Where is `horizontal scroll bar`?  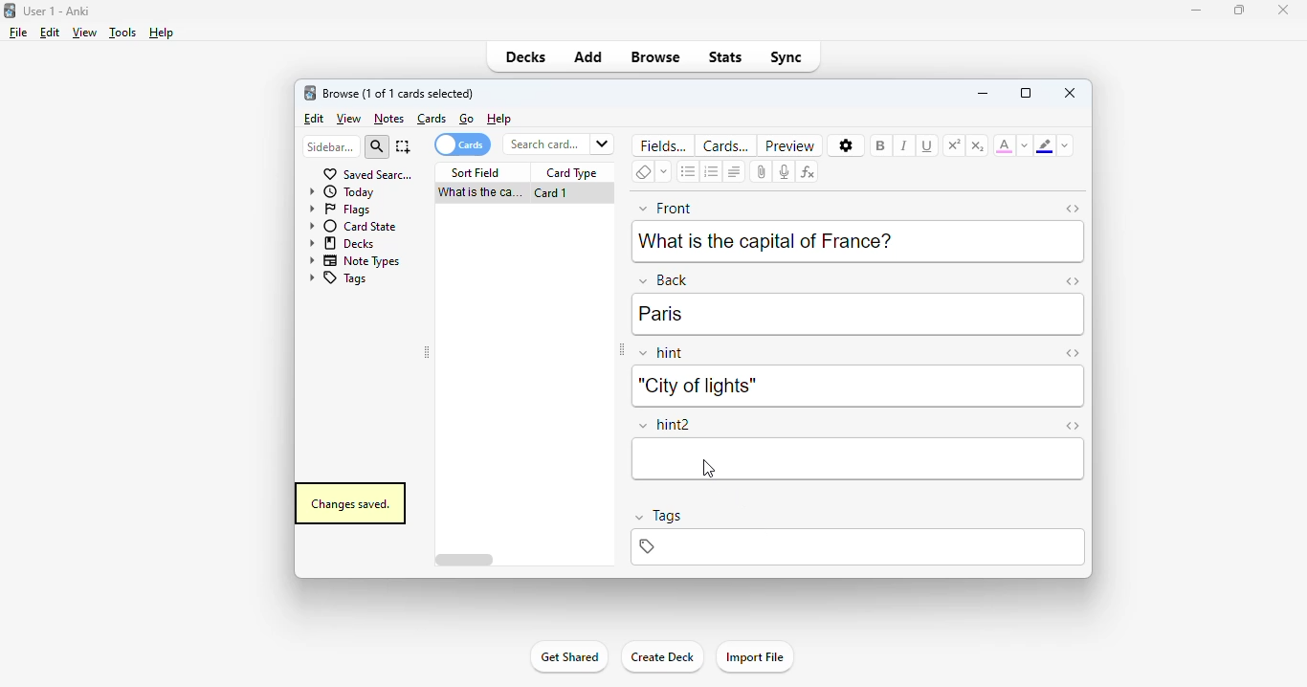 horizontal scroll bar is located at coordinates (467, 561).